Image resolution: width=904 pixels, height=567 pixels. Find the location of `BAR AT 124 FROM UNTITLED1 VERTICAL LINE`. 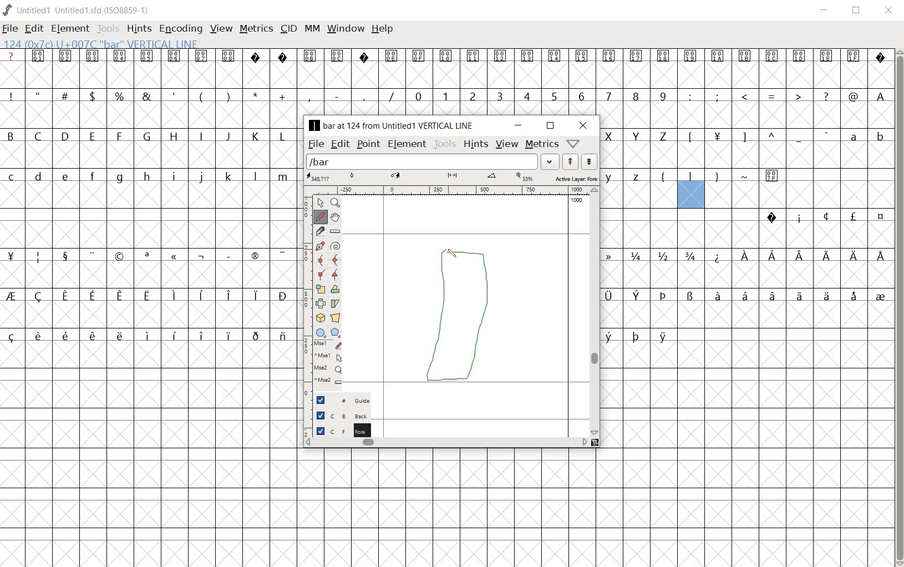

BAR AT 124 FROM UNTITLED1 VERTICAL LINE is located at coordinates (393, 126).